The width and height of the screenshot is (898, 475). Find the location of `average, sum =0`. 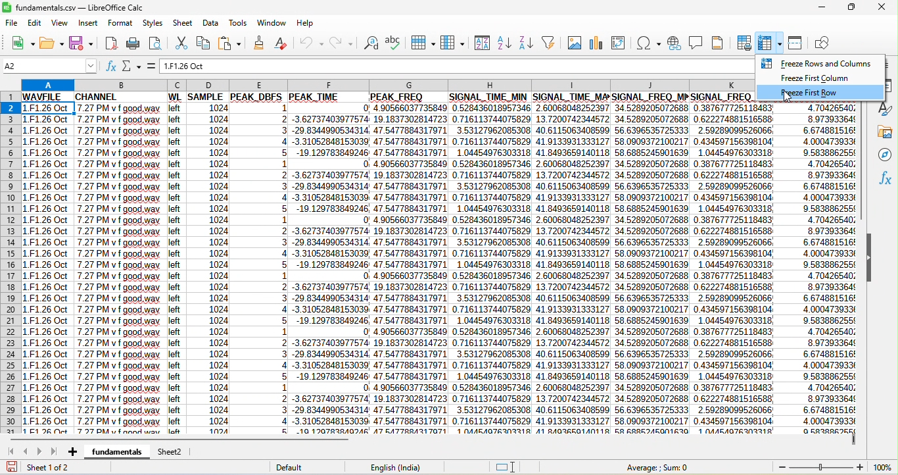

average, sum =0 is located at coordinates (663, 466).